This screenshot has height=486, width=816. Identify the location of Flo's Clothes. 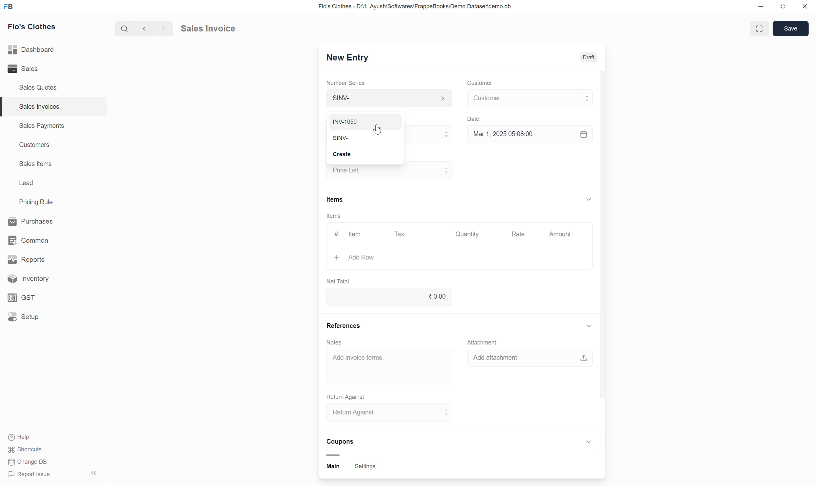
(35, 28).